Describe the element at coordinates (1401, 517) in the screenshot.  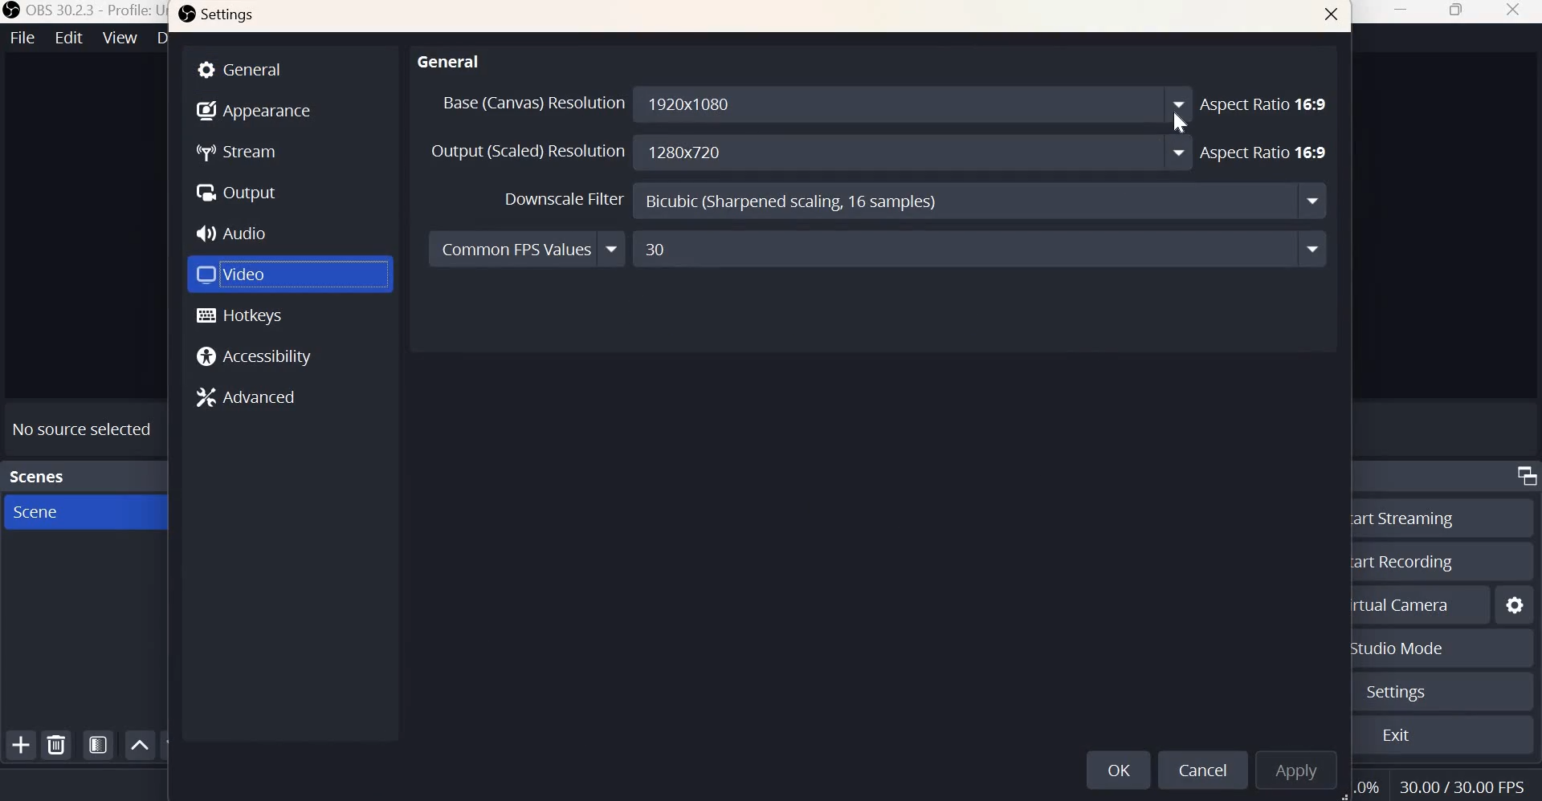
I see `Start streaming` at that location.